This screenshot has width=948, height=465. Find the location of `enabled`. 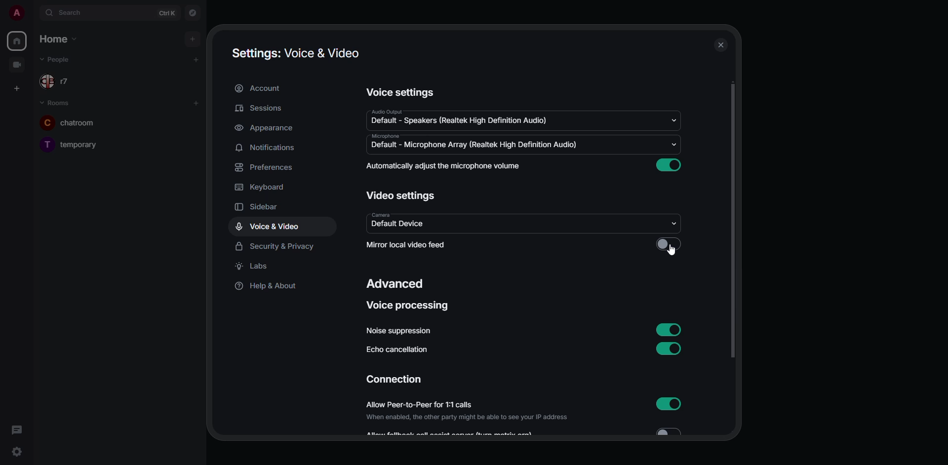

enabled is located at coordinates (670, 164).